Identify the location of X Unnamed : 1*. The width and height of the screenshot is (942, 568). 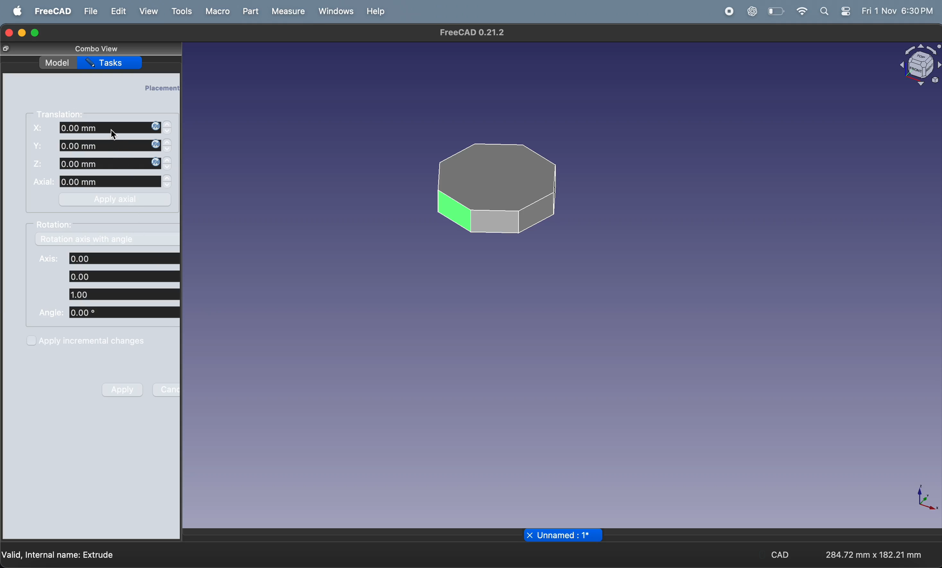
(565, 535).